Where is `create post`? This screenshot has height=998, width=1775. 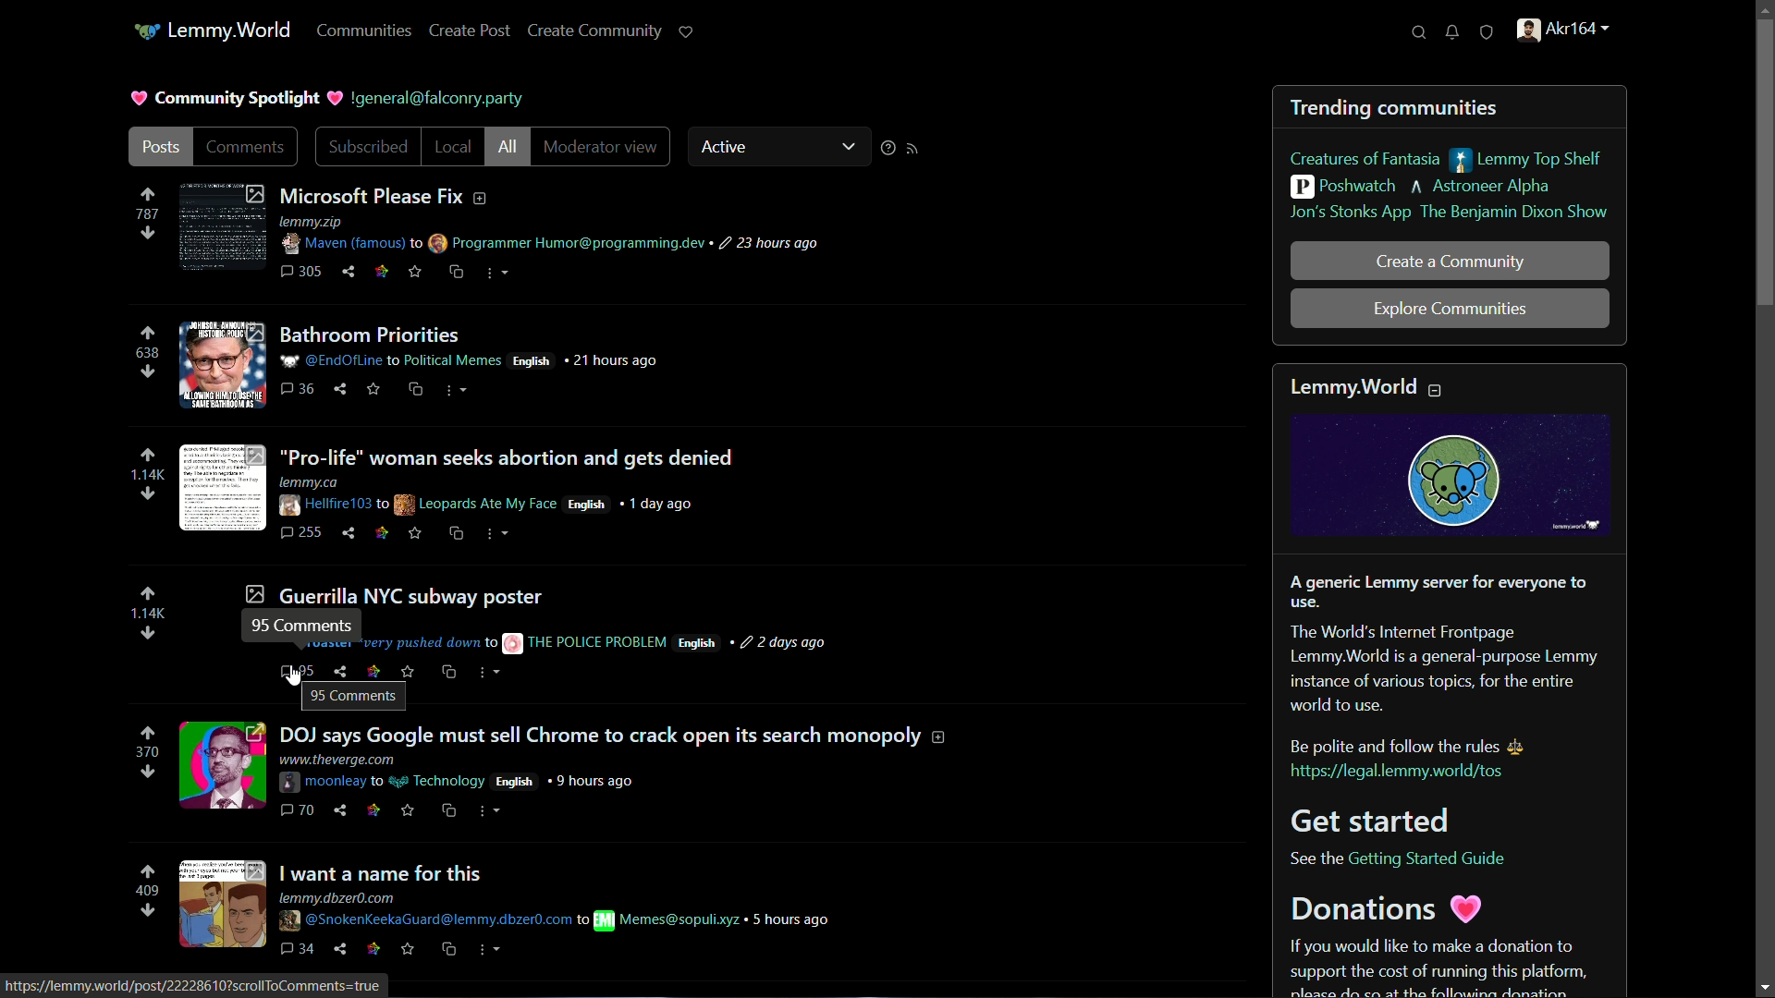 create post is located at coordinates (472, 30).